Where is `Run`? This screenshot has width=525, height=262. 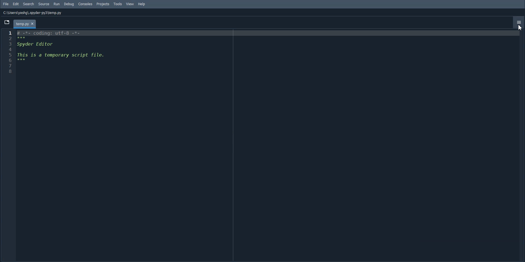
Run is located at coordinates (56, 4).